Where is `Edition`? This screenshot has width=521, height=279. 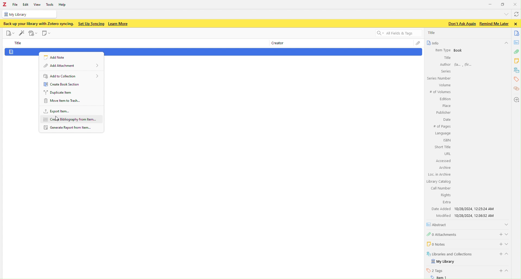 Edition is located at coordinates (445, 99).